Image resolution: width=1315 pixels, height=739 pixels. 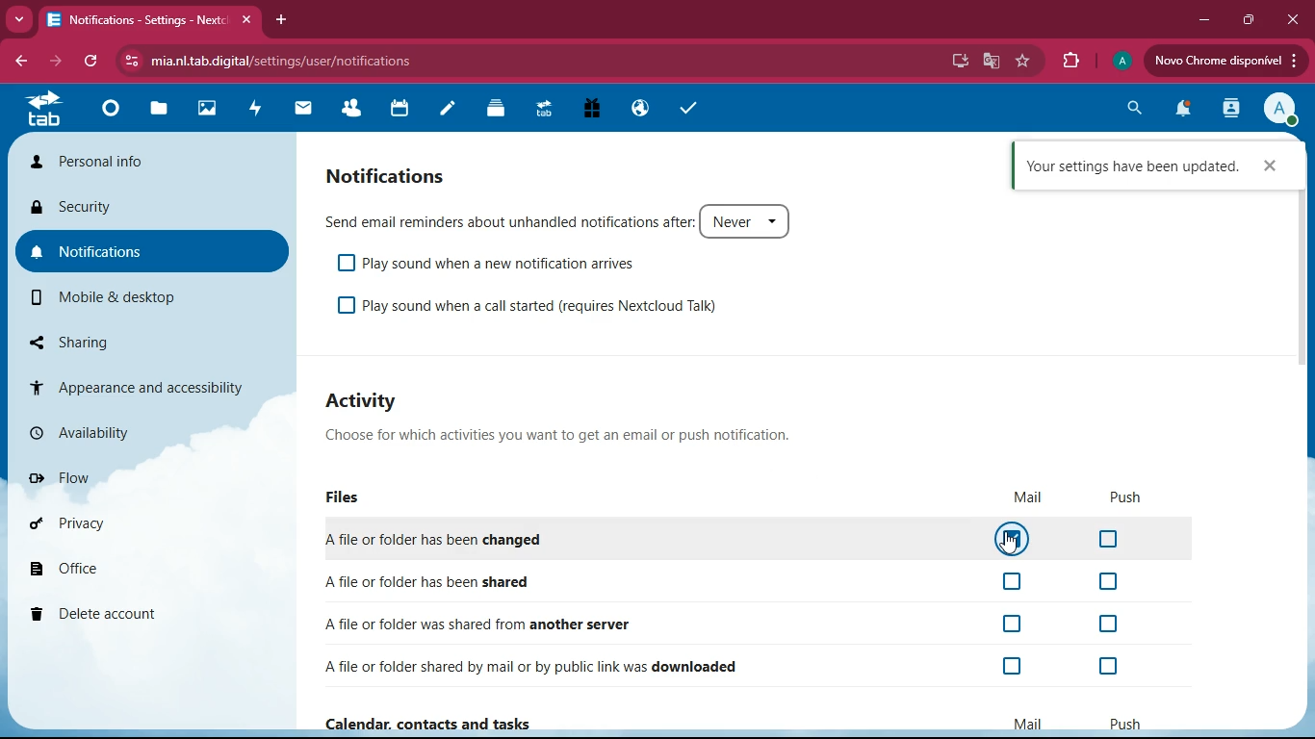 What do you see at coordinates (413, 176) in the screenshot?
I see `notifications` at bounding box center [413, 176].